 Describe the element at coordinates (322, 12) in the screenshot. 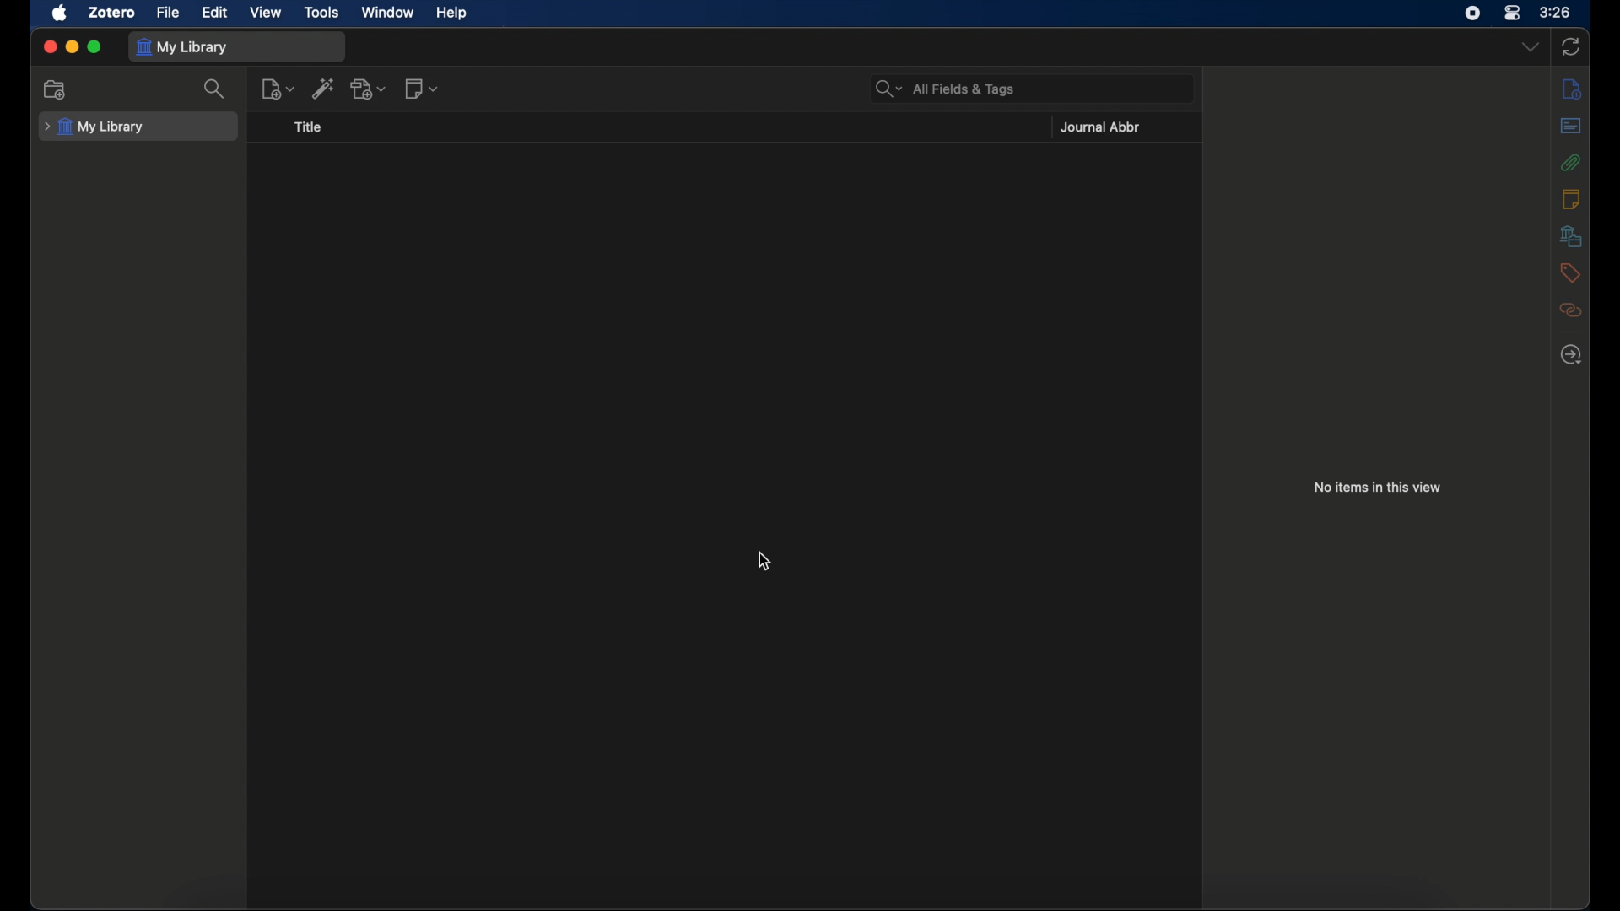

I see `tools` at that location.